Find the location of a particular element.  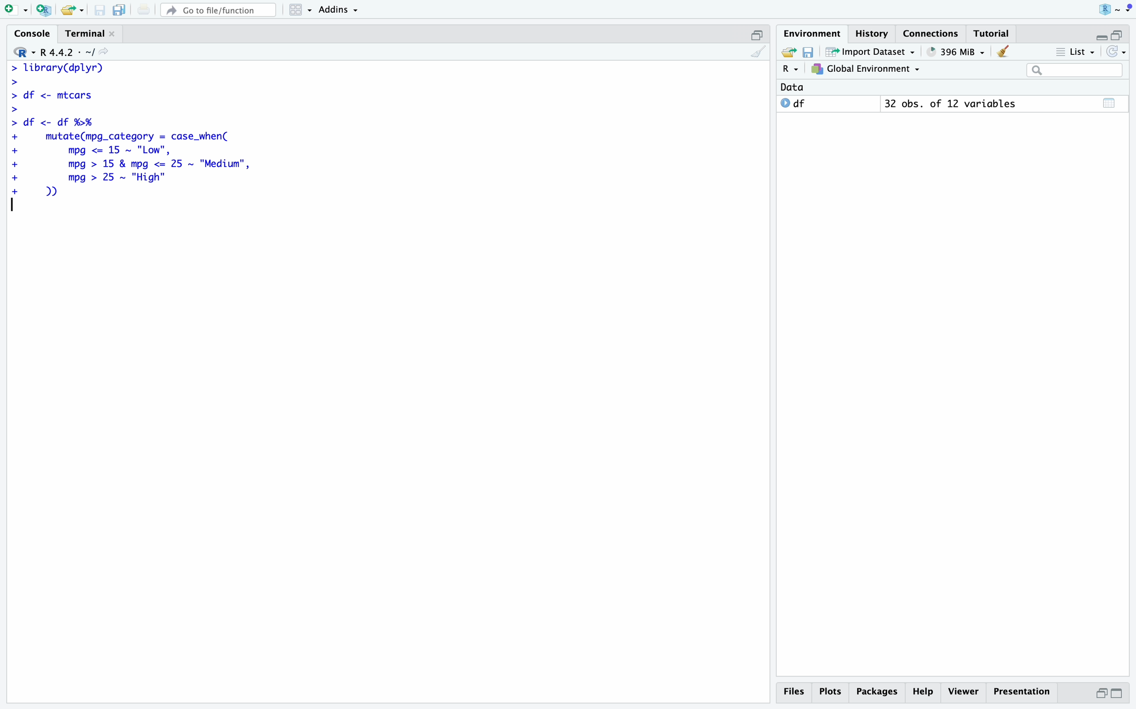

close is located at coordinates (112, 34).